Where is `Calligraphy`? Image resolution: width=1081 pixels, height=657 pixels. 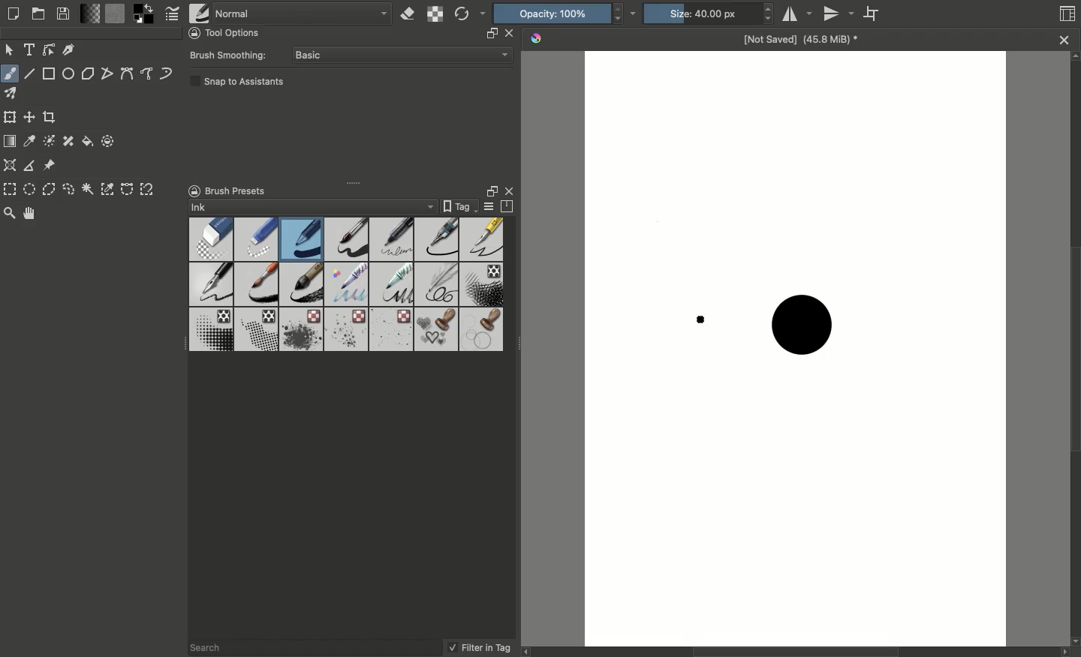
Calligraphy is located at coordinates (70, 49).